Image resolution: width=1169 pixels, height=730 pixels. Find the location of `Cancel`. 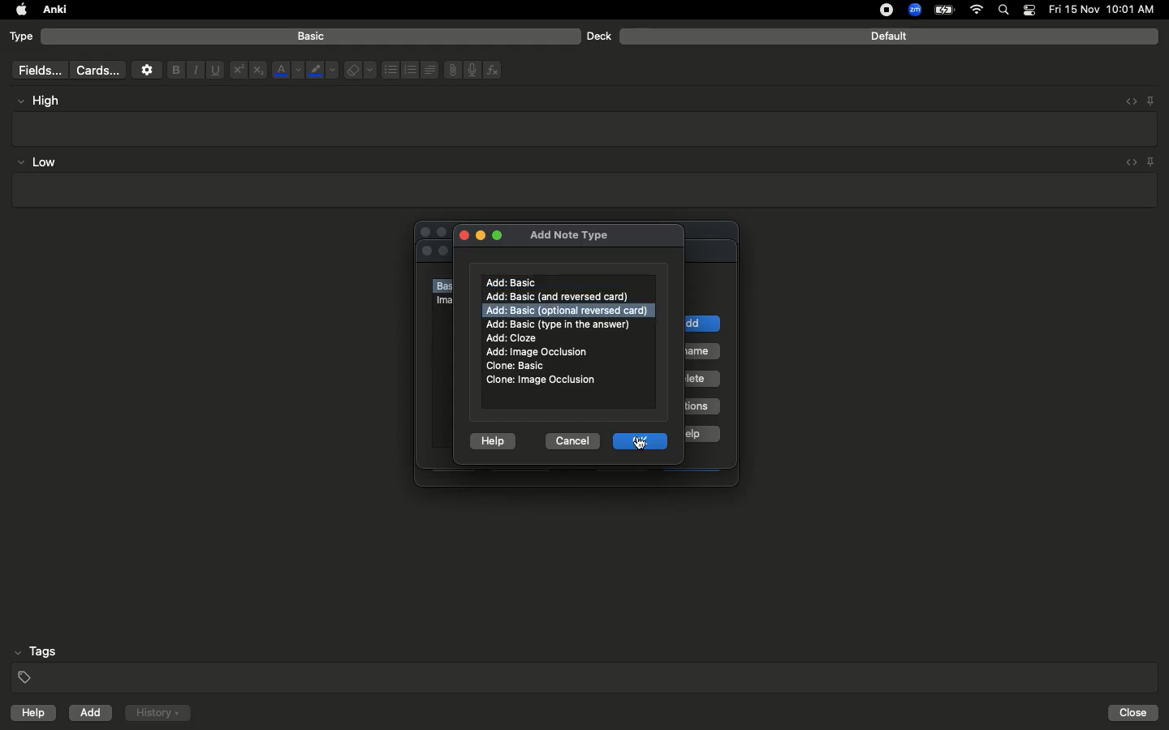

Cancel is located at coordinates (569, 440).